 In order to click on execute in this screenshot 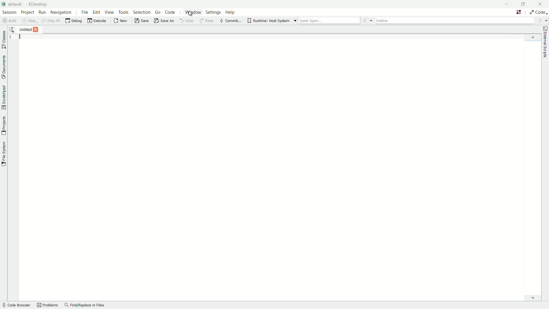, I will do `click(97, 21)`.